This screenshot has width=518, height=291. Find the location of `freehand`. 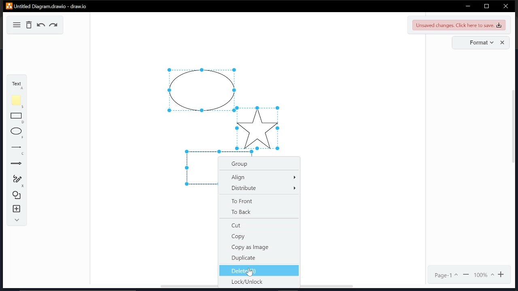

freehand is located at coordinates (17, 181).